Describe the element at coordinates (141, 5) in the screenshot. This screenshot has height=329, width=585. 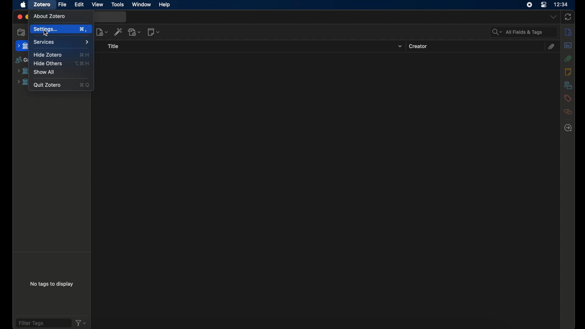
I see `window` at that location.